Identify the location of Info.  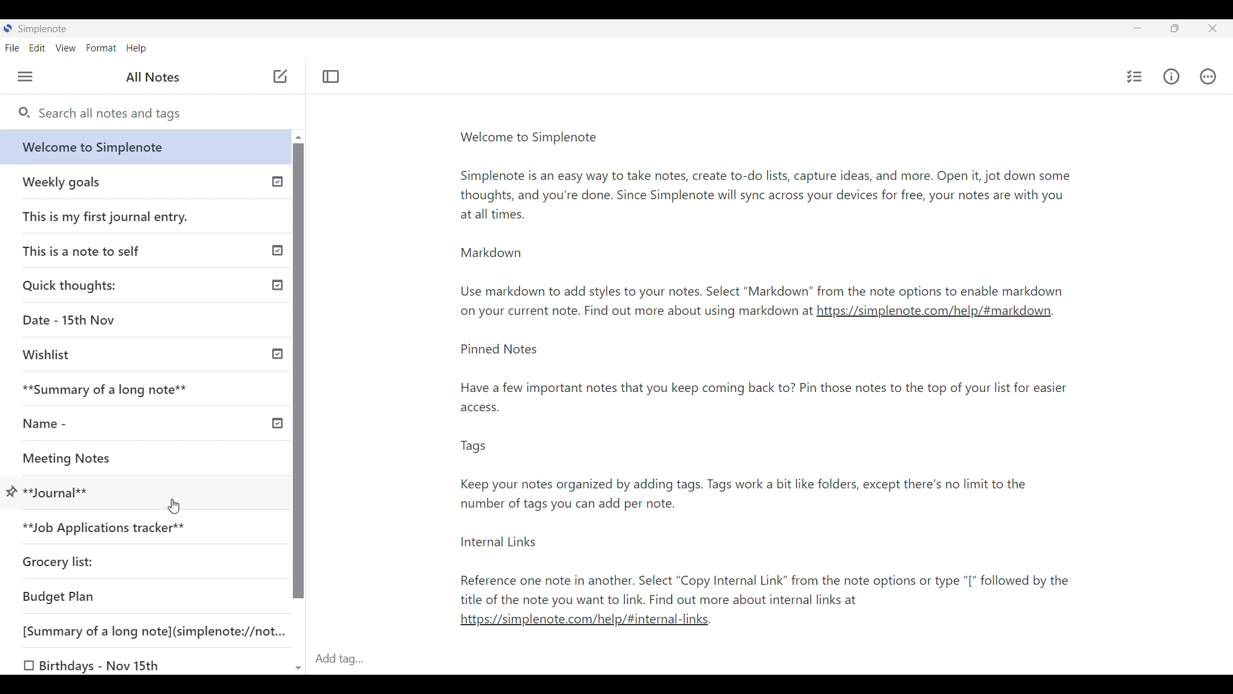
(1171, 76).